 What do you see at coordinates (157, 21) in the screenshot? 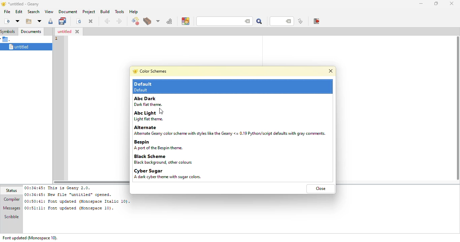
I see `choose more` at bounding box center [157, 21].